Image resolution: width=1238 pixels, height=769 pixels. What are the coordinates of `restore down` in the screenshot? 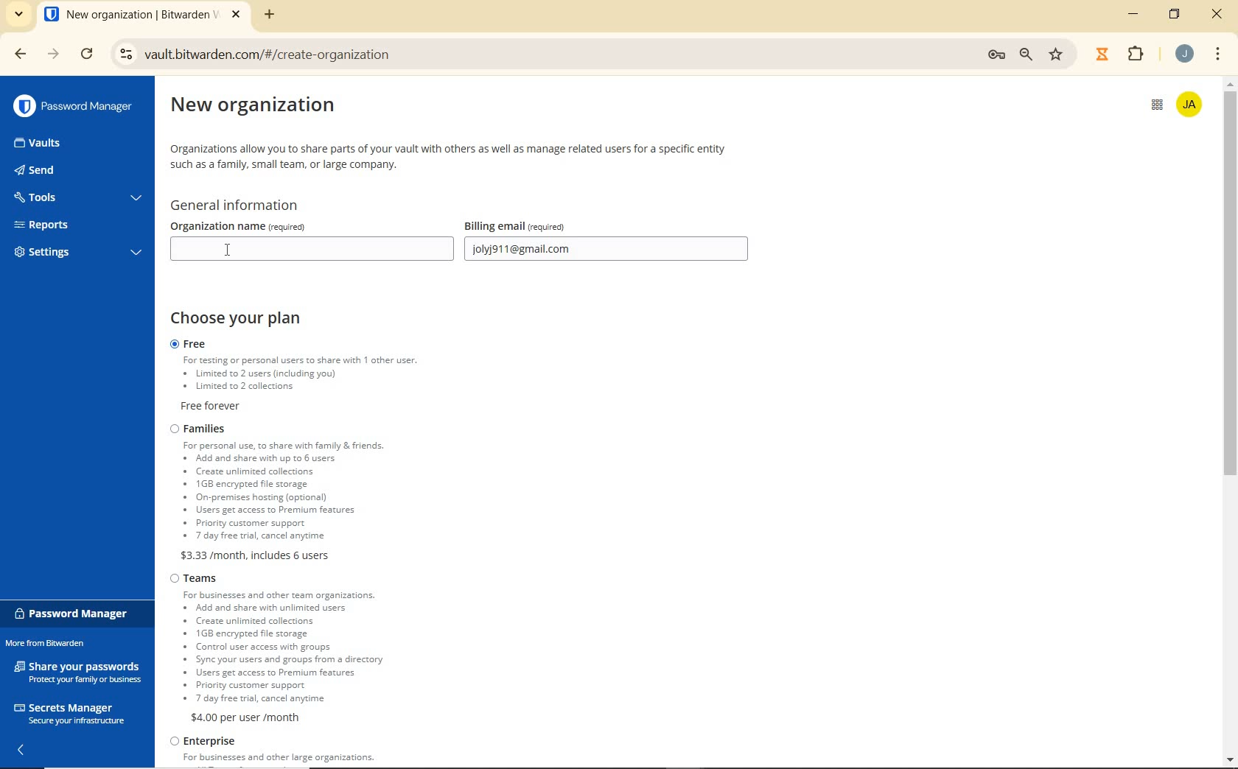 It's located at (1177, 14).